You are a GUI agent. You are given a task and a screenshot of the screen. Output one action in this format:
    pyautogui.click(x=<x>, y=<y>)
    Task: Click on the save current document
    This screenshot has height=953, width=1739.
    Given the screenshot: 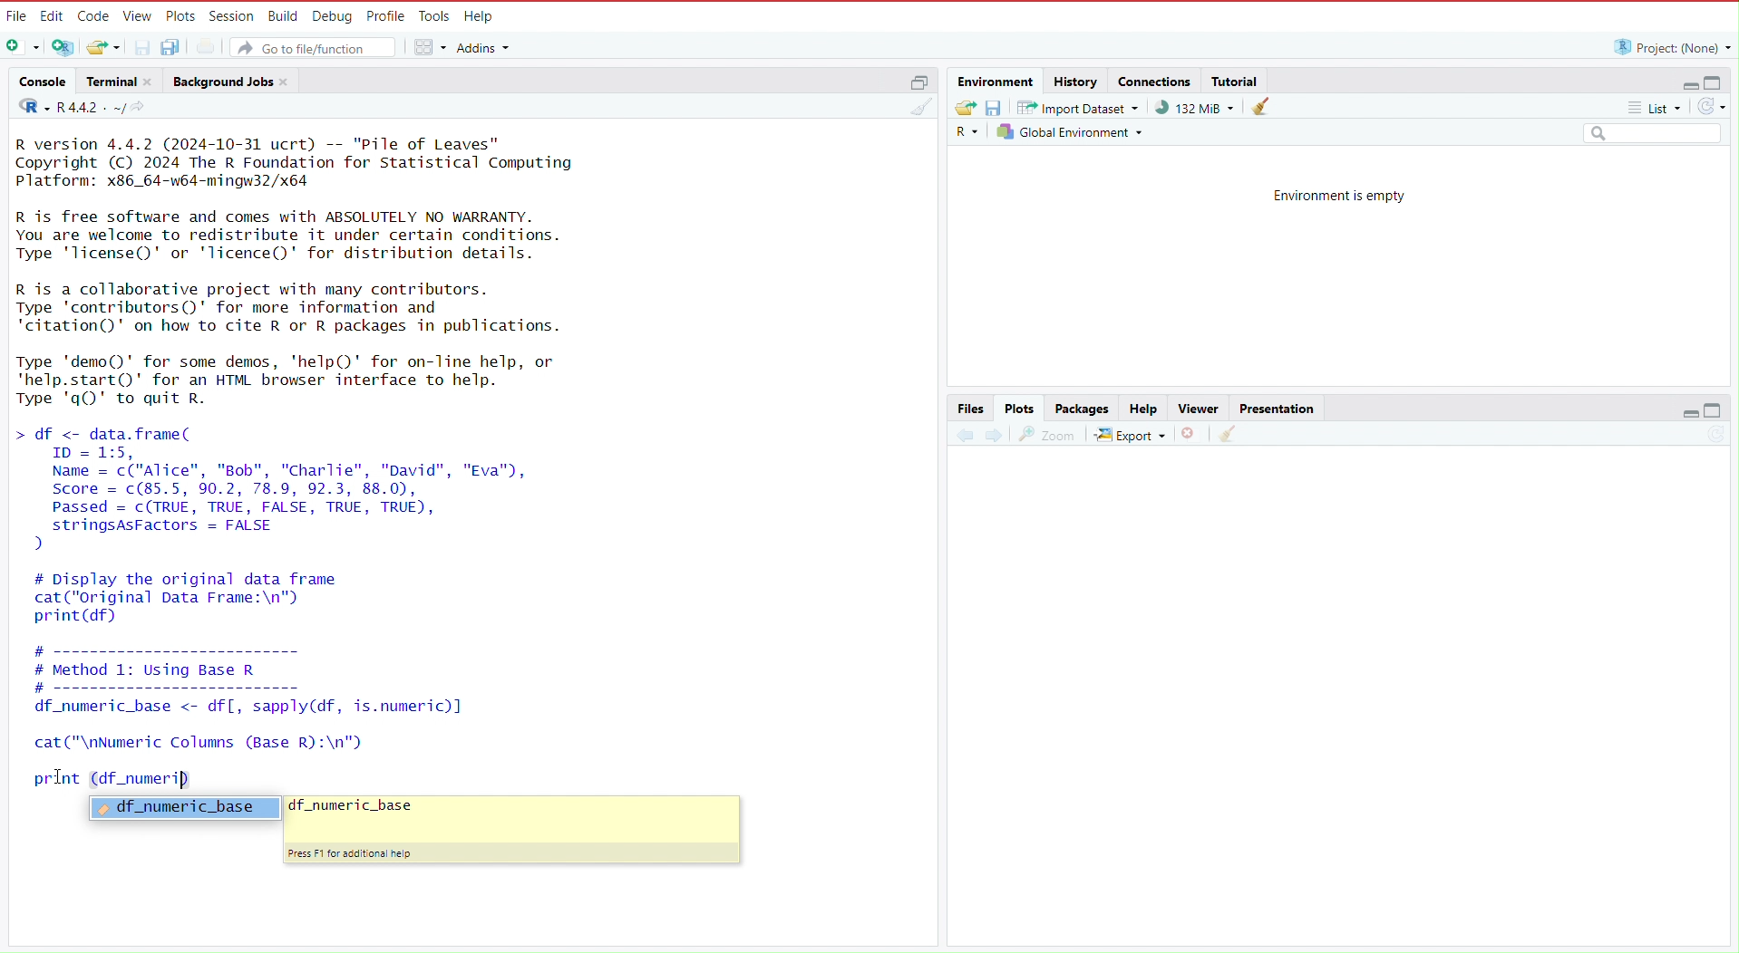 What is the action you would take?
    pyautogui.click(x=142, y=48)
    